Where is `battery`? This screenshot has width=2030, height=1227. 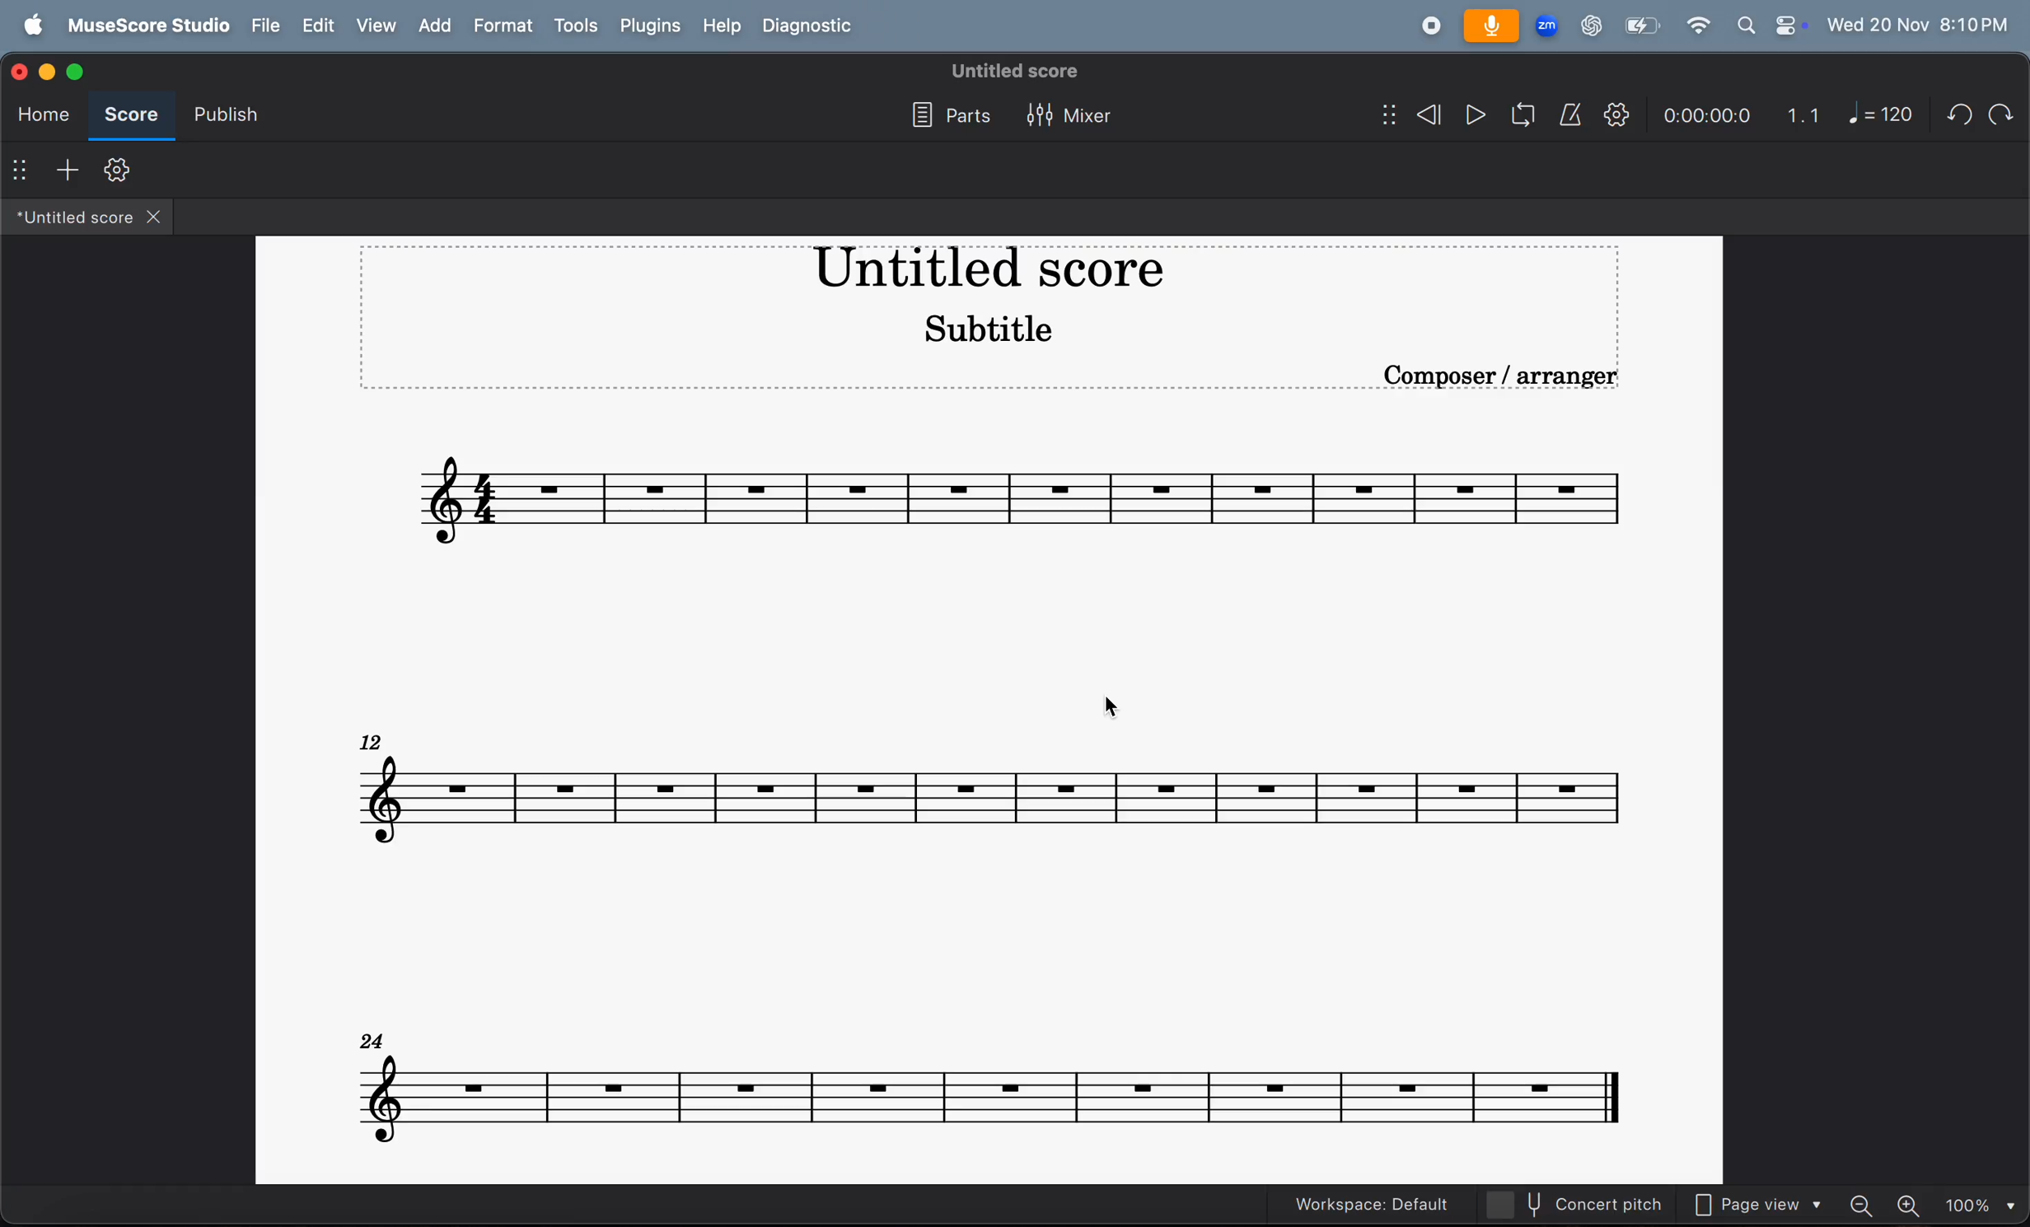
battery is located at coordinates (1641, 29).